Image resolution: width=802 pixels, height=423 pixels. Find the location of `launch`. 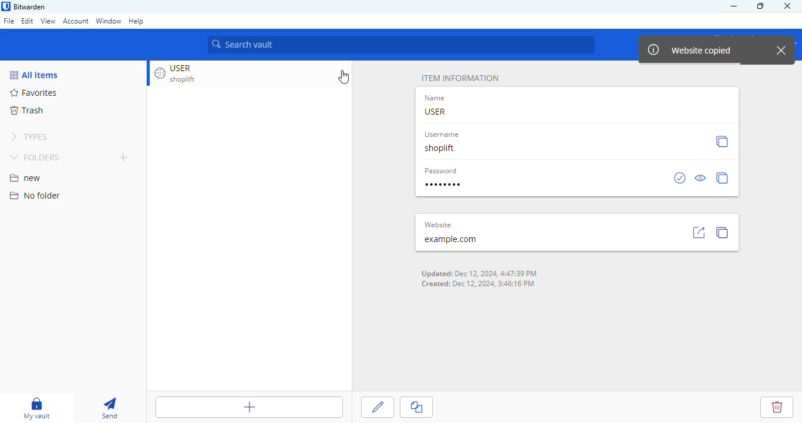

launch is located at coordinates (699, 232).